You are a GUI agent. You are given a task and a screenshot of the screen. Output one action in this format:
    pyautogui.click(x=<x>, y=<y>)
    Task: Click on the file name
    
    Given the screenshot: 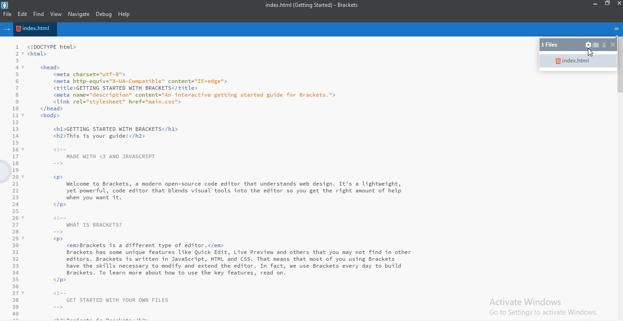 What is the action you would take?
    pyautogui.click(x=35, y=29)
    